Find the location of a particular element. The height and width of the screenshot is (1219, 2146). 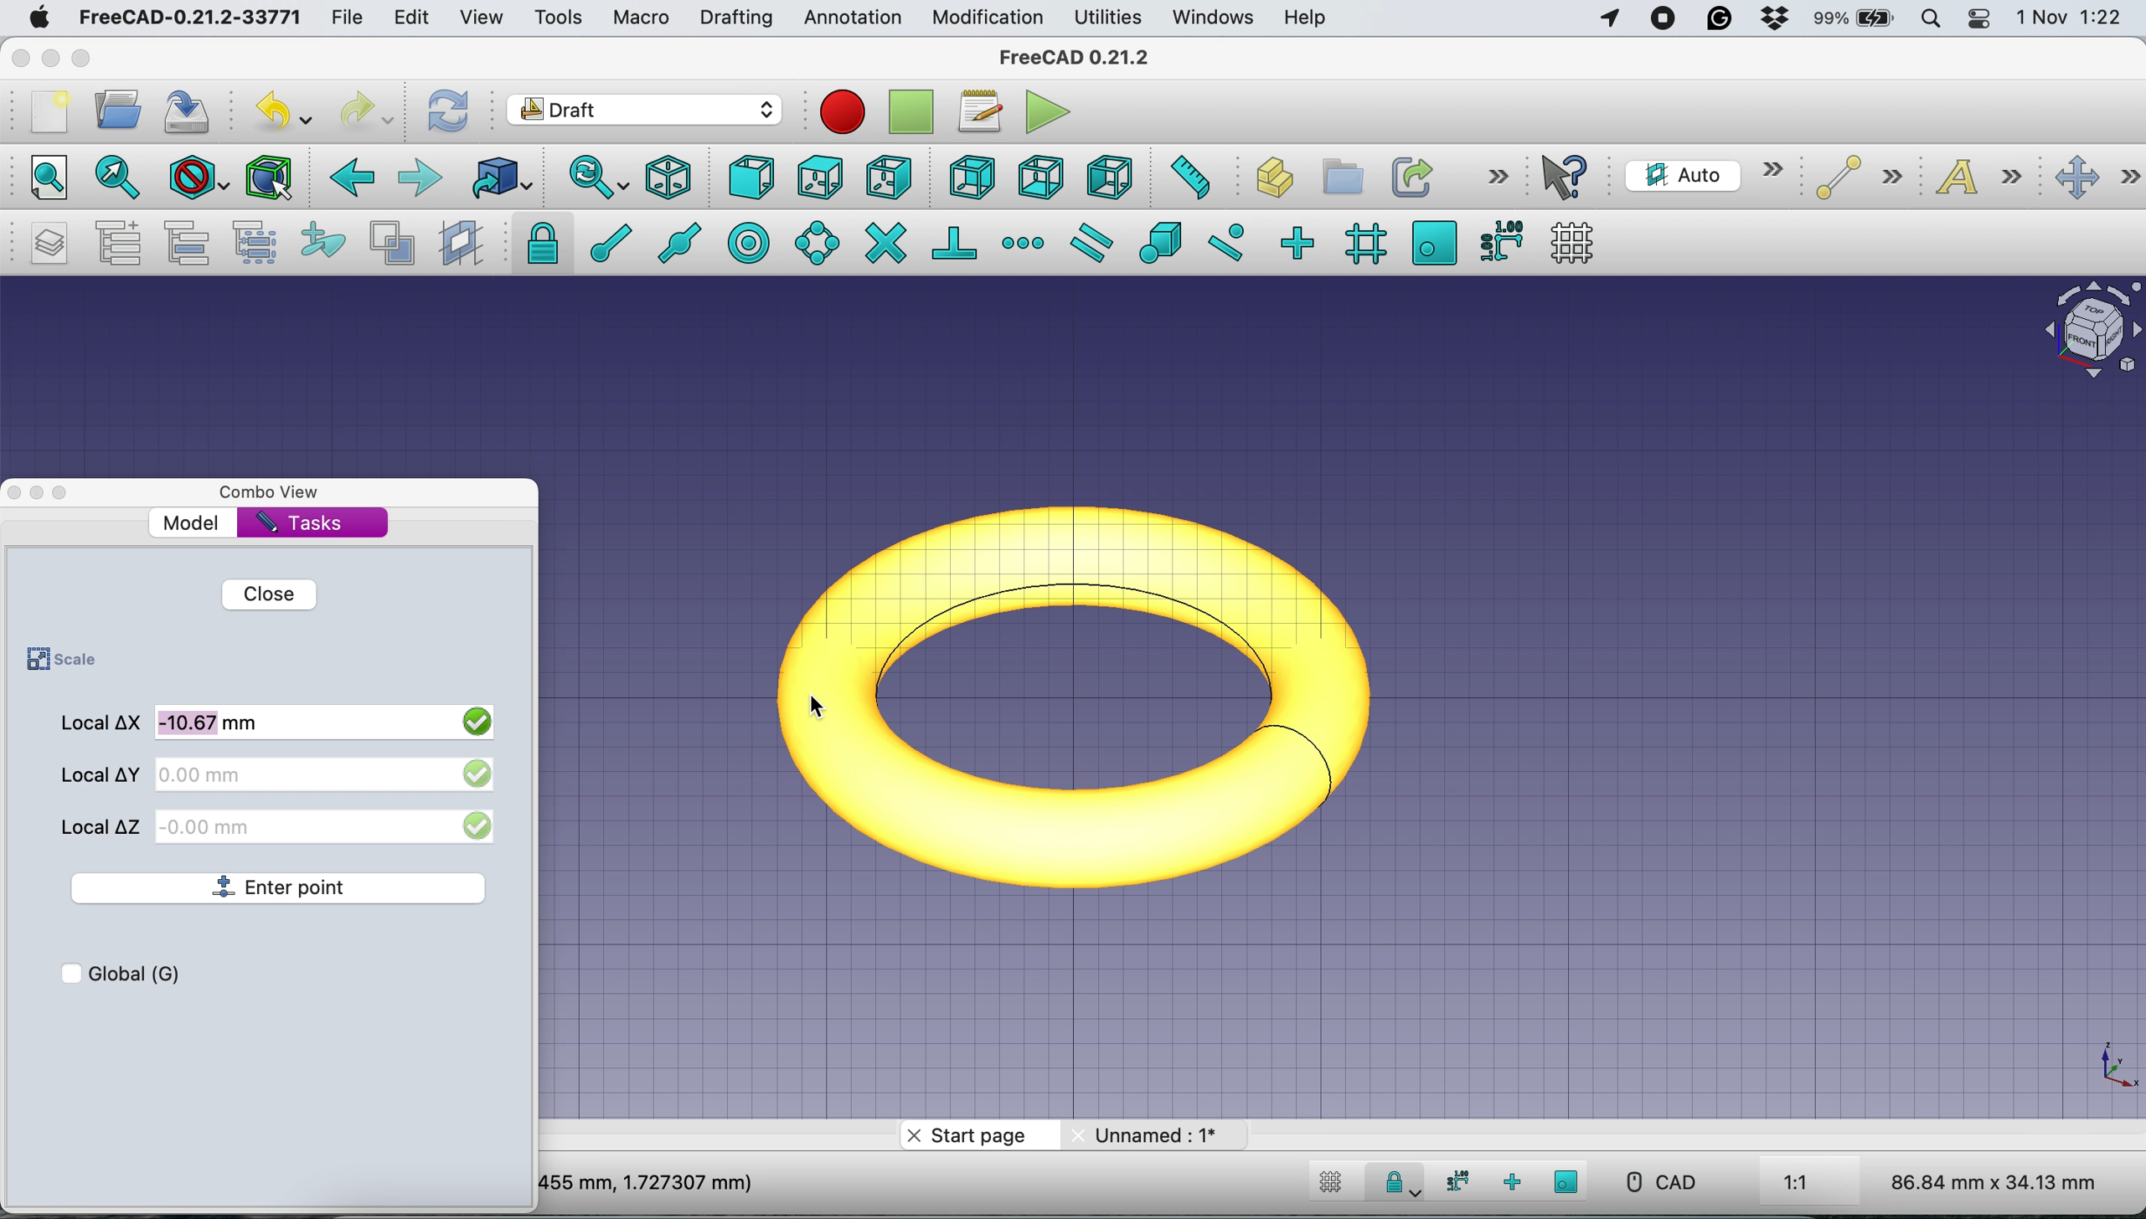

select group is located at coordinates (261, 243).